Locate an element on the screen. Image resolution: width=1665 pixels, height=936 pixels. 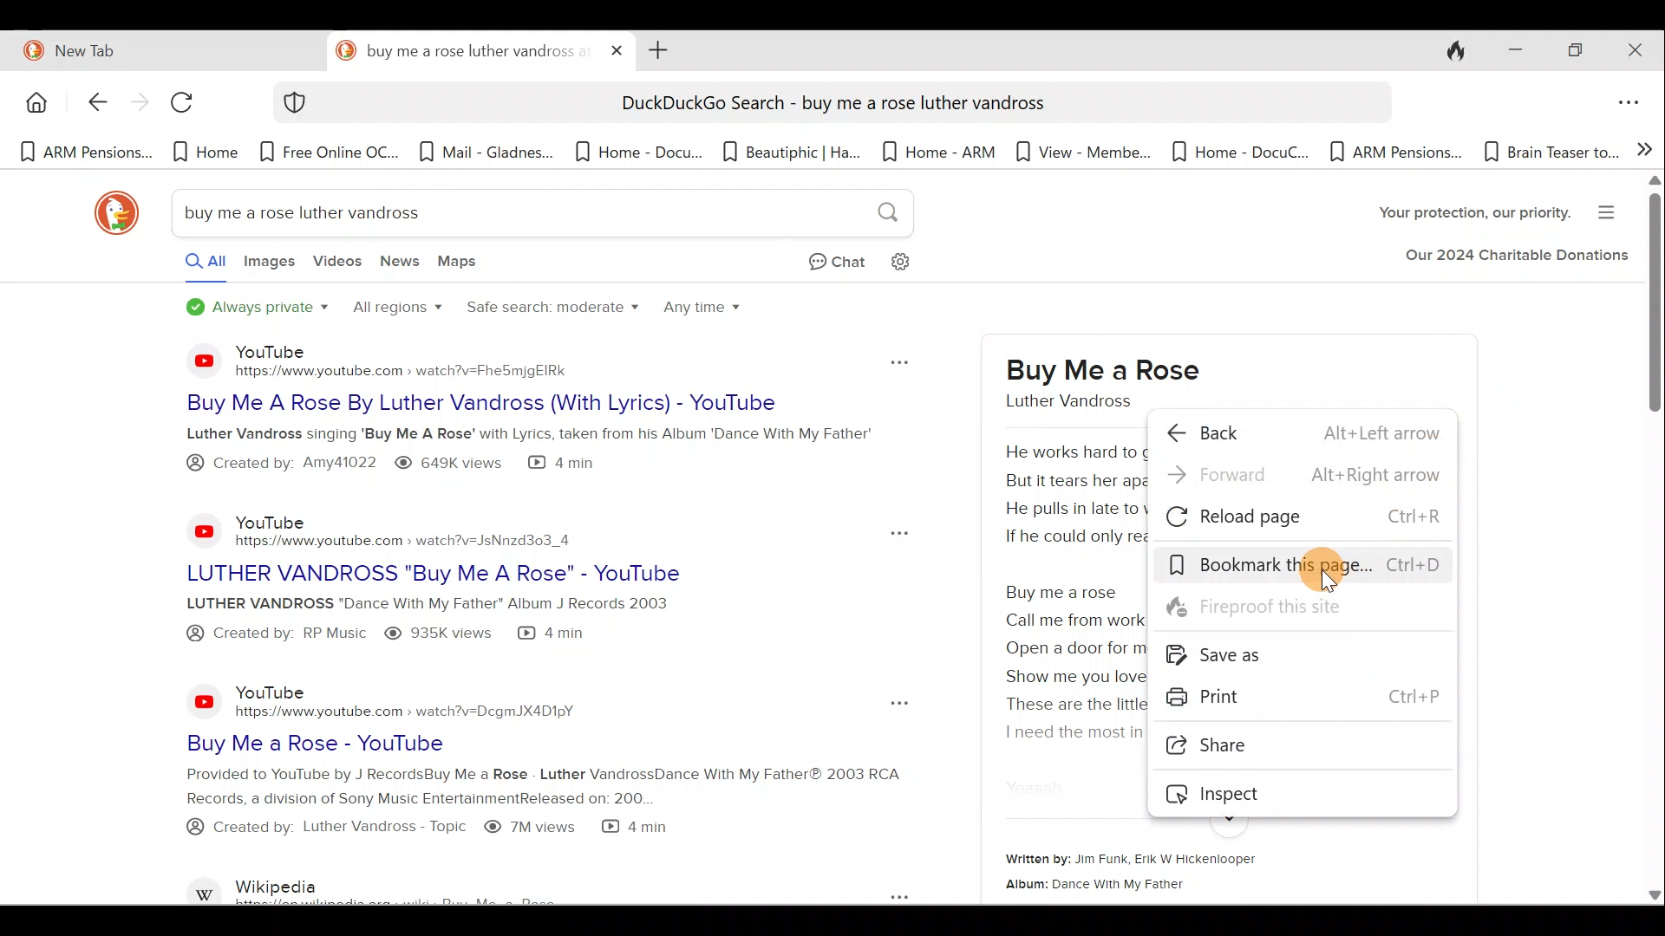
Share is located at coordinates (1288, 747).